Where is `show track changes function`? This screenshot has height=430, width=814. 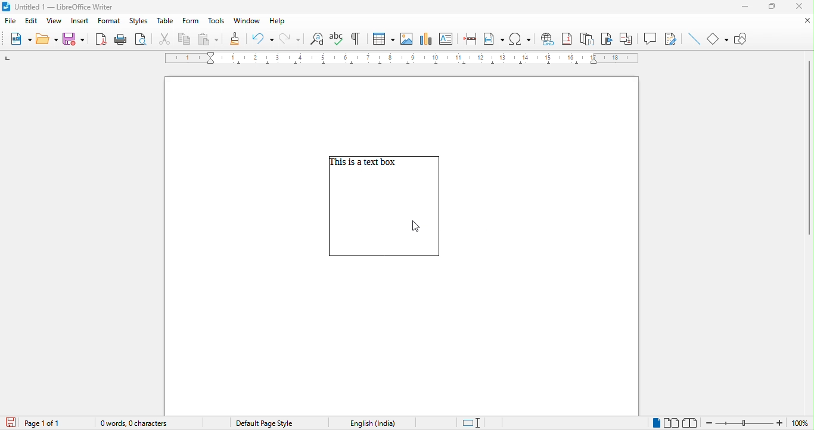
show track changes function is located at coordinates (670, 38).